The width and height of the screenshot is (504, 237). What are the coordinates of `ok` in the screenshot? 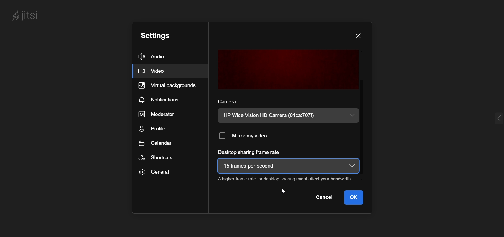 It's located at (355, 198).